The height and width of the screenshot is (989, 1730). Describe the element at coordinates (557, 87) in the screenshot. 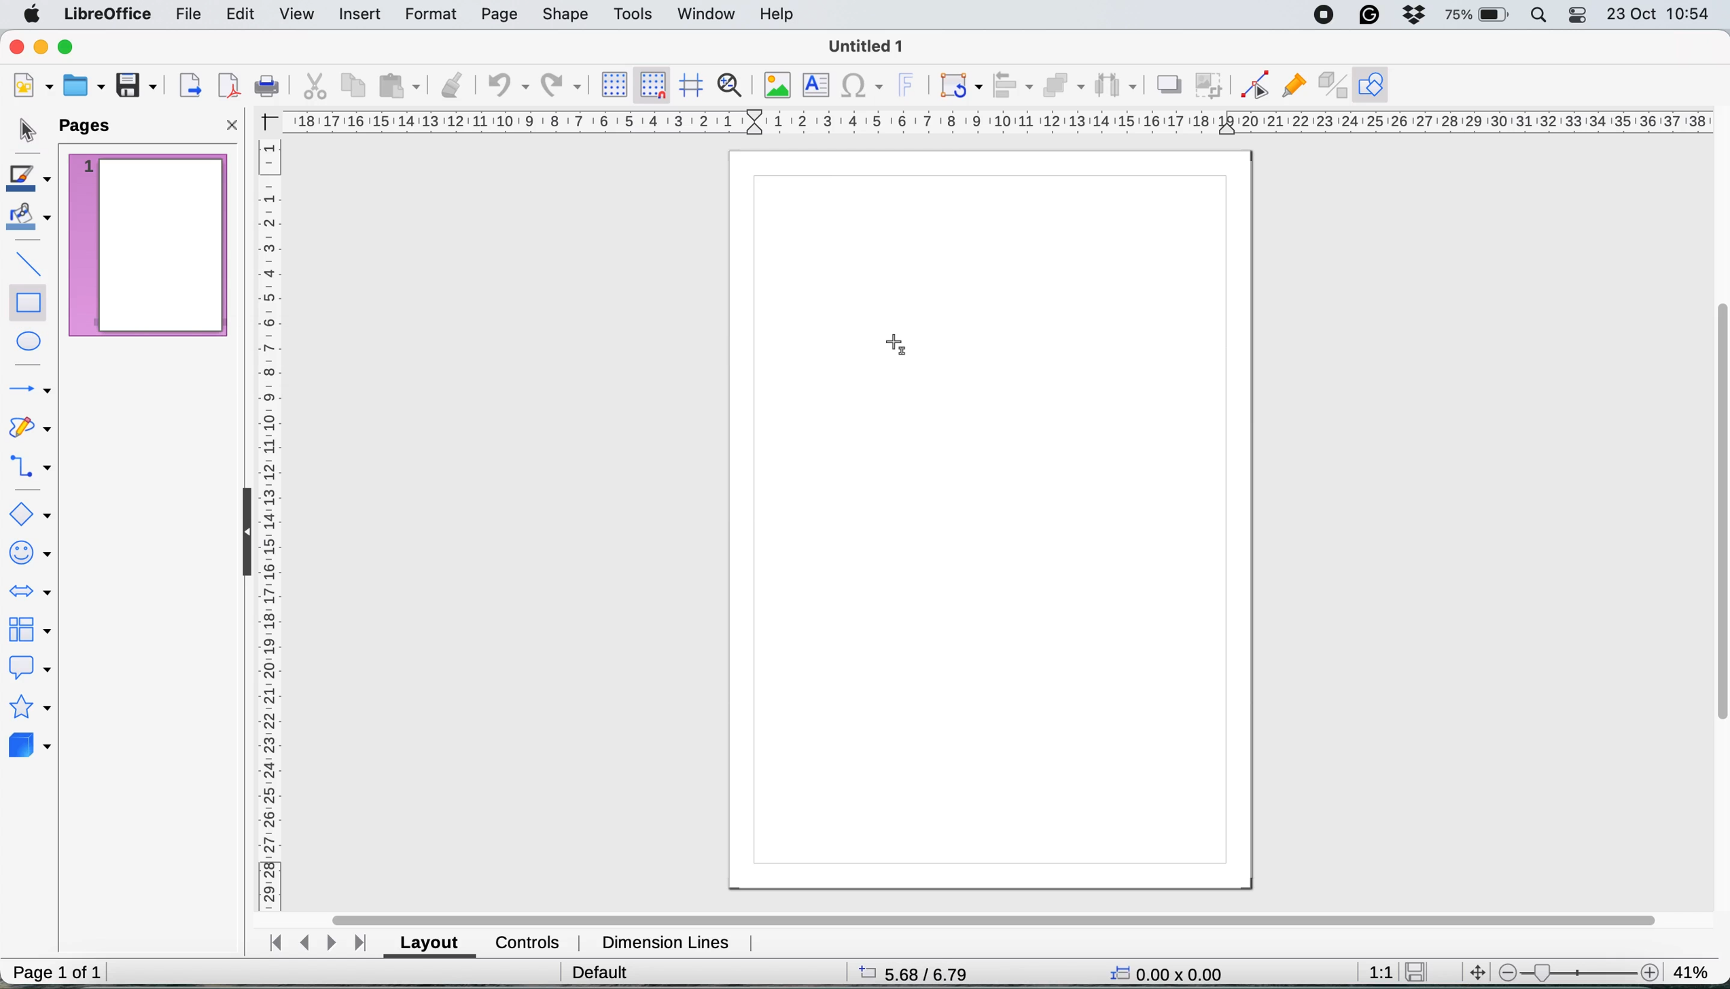

I see `redp` at that location.